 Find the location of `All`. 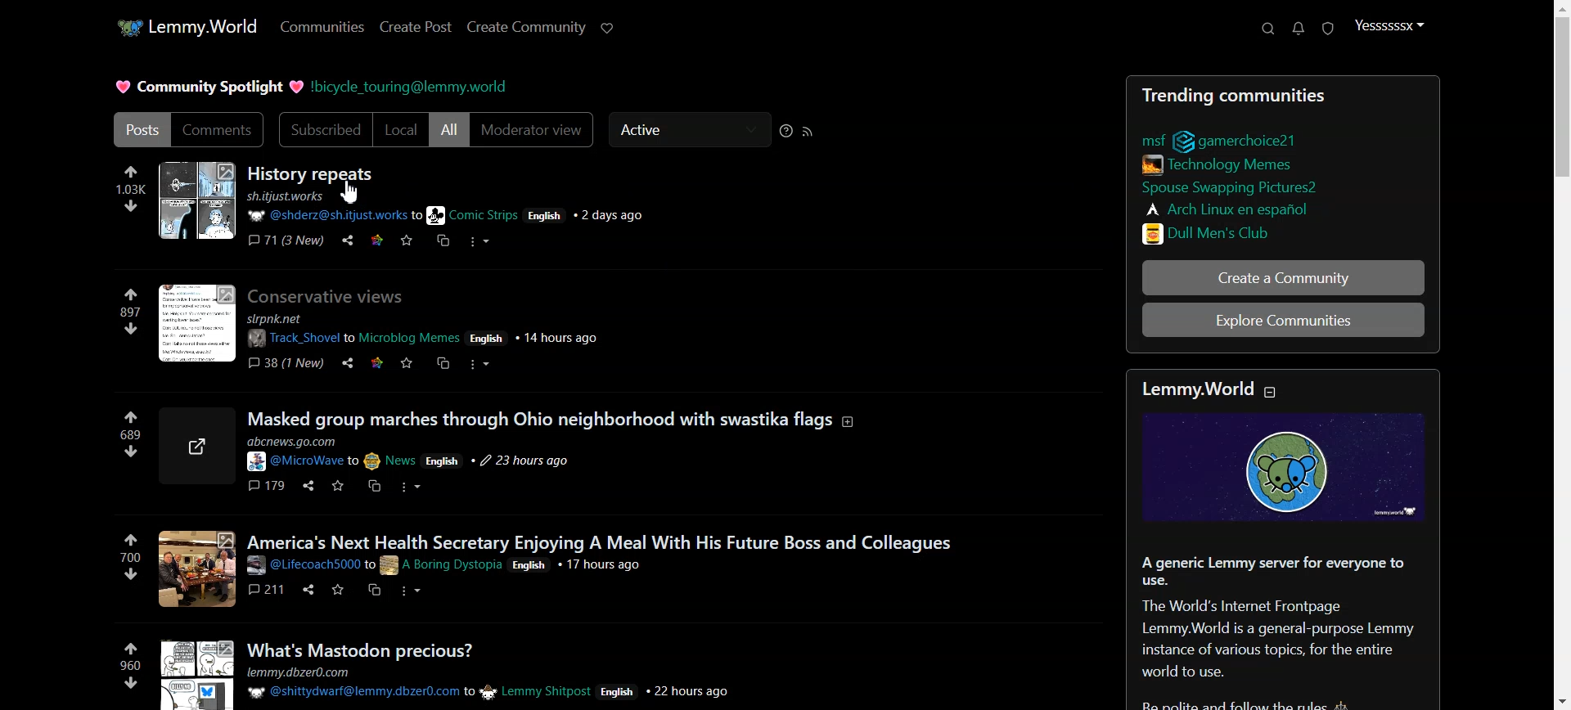

All is located at coordinates (449, 130).